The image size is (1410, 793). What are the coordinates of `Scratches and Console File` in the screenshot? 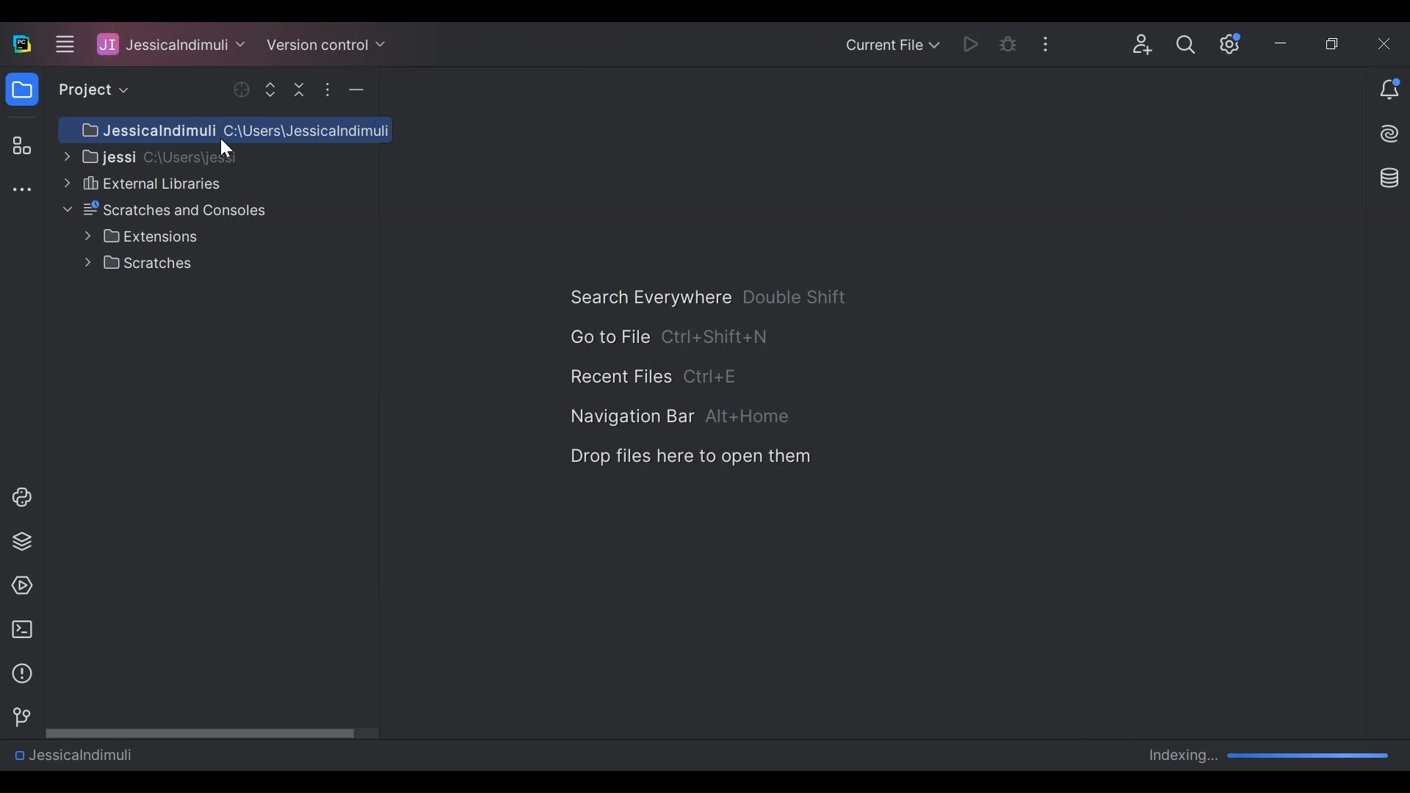 It's located at (167, 210).